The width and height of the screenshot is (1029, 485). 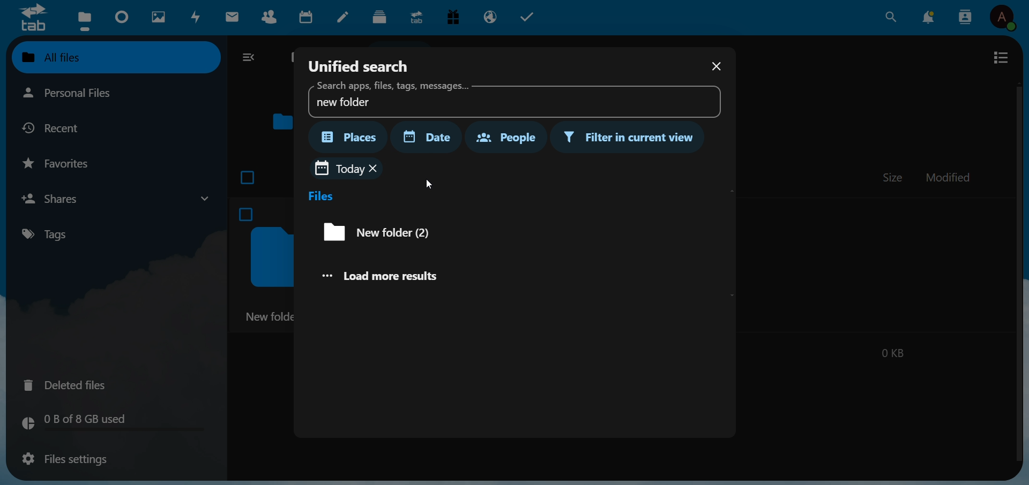 What do you see at coordinates (32, 17) in the screenshot?
I see `logo` at bounding box center [32, 17].